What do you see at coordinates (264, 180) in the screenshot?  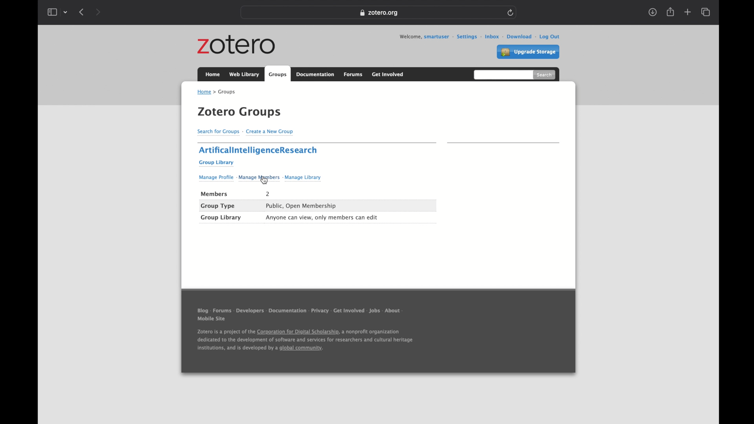 I see `Cursor` at bounding box center [264, 180].